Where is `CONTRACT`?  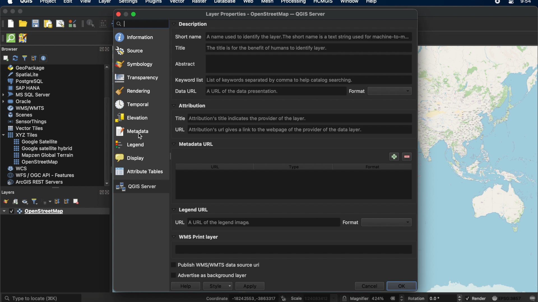 CONTRACT is located at coordinates (107, 193).